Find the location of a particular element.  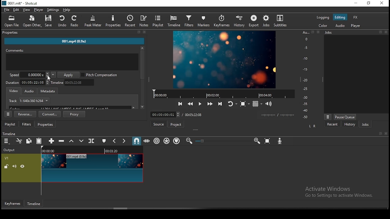

apply is located at coordinates (69, 75).